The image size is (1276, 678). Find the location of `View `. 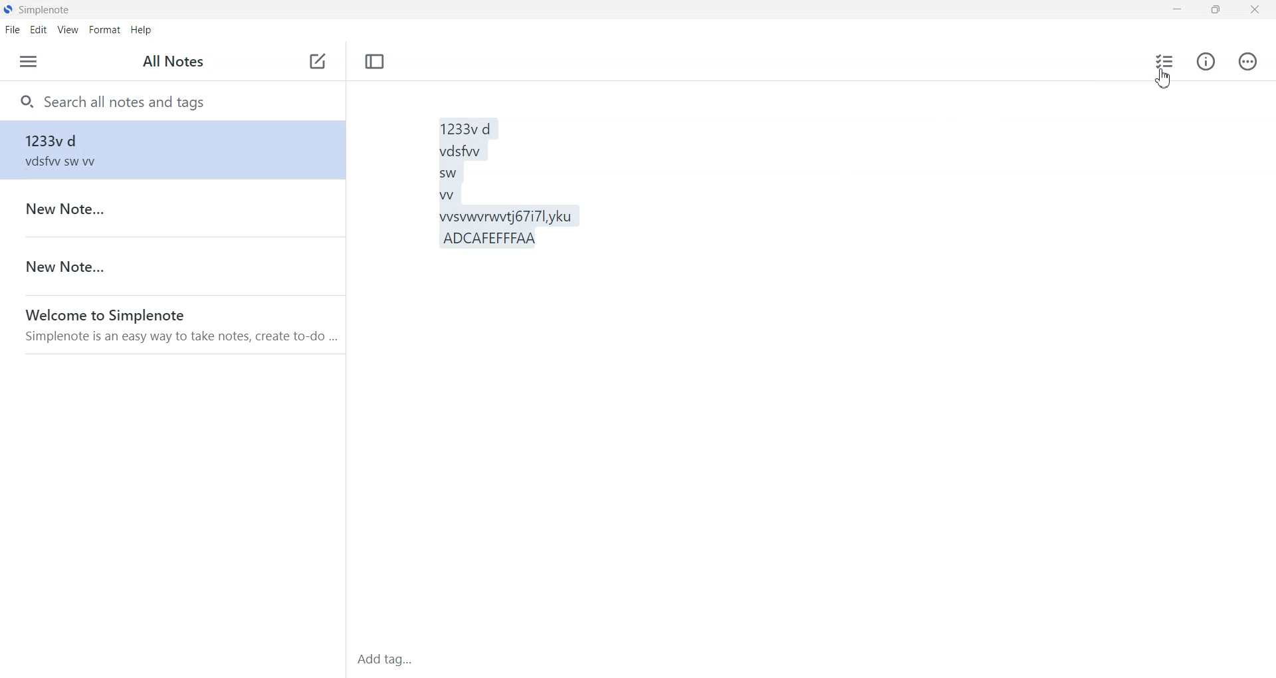

View  is located at coordinates (68, 31).